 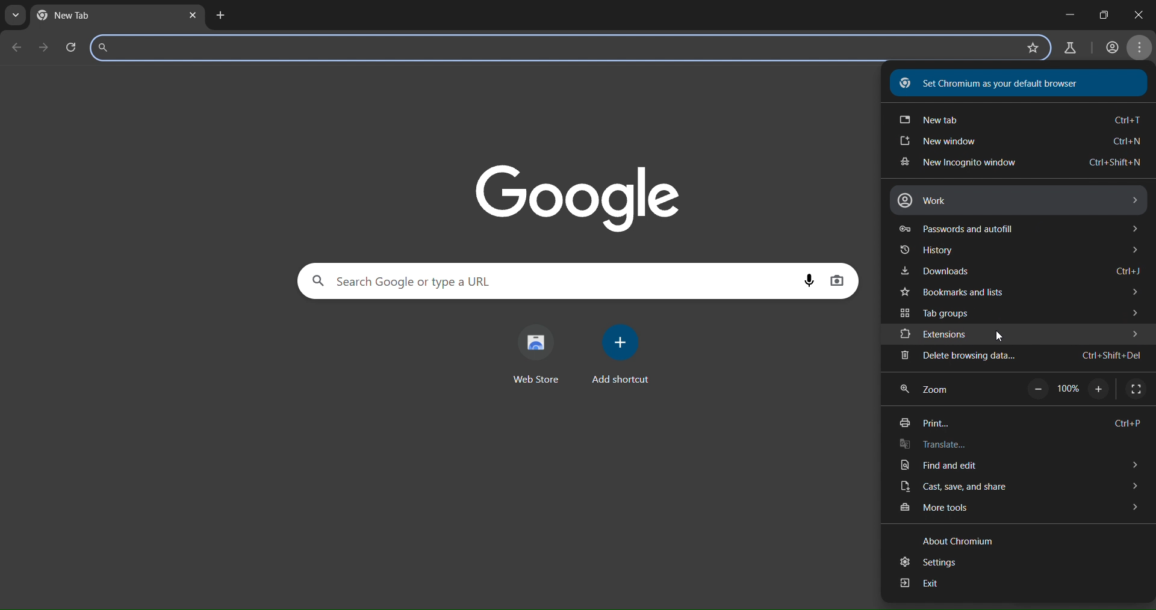 What do you see at coordinates (1113, 47) in the screenshot?
I see `account` at bounding box center [1113, 47].